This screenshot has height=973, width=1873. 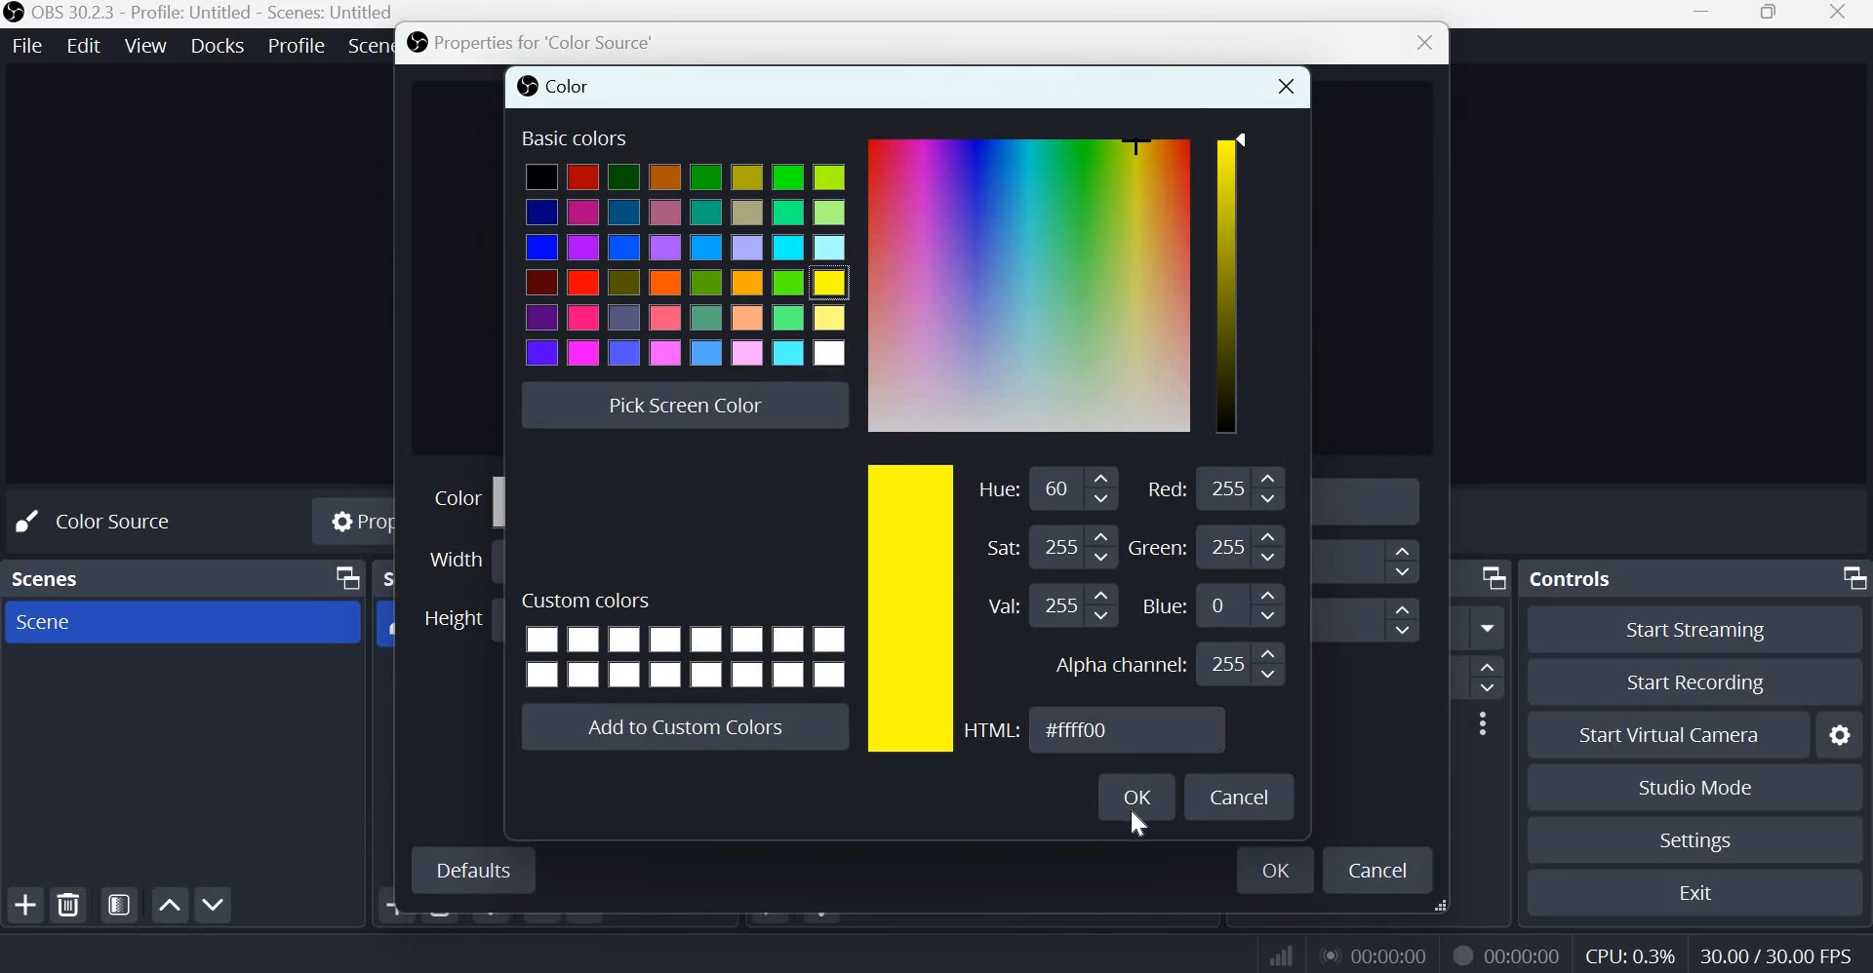 What do you see at coordinates (1278, 955) in the screenshot?
I see `Connection Status Indicator` at bounding box center [1278, 955].